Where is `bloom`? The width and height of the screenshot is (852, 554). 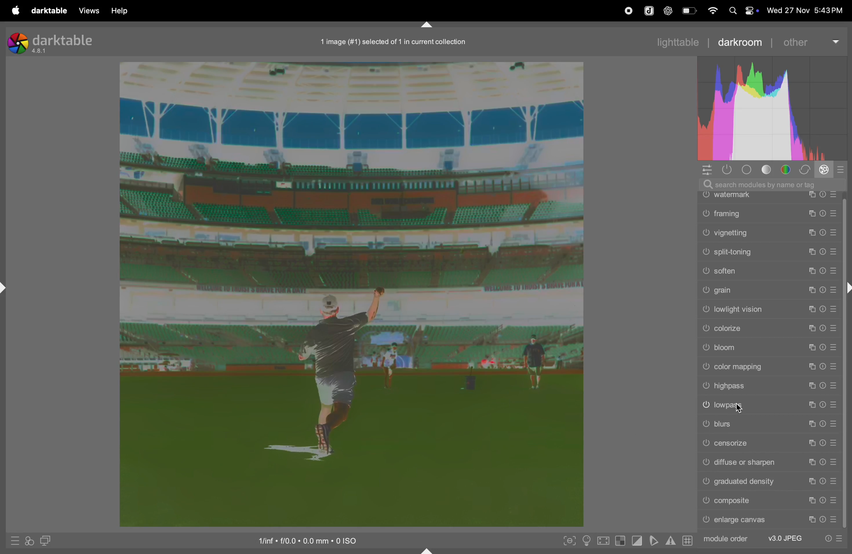 bloom is located at coordinates (771, 348).